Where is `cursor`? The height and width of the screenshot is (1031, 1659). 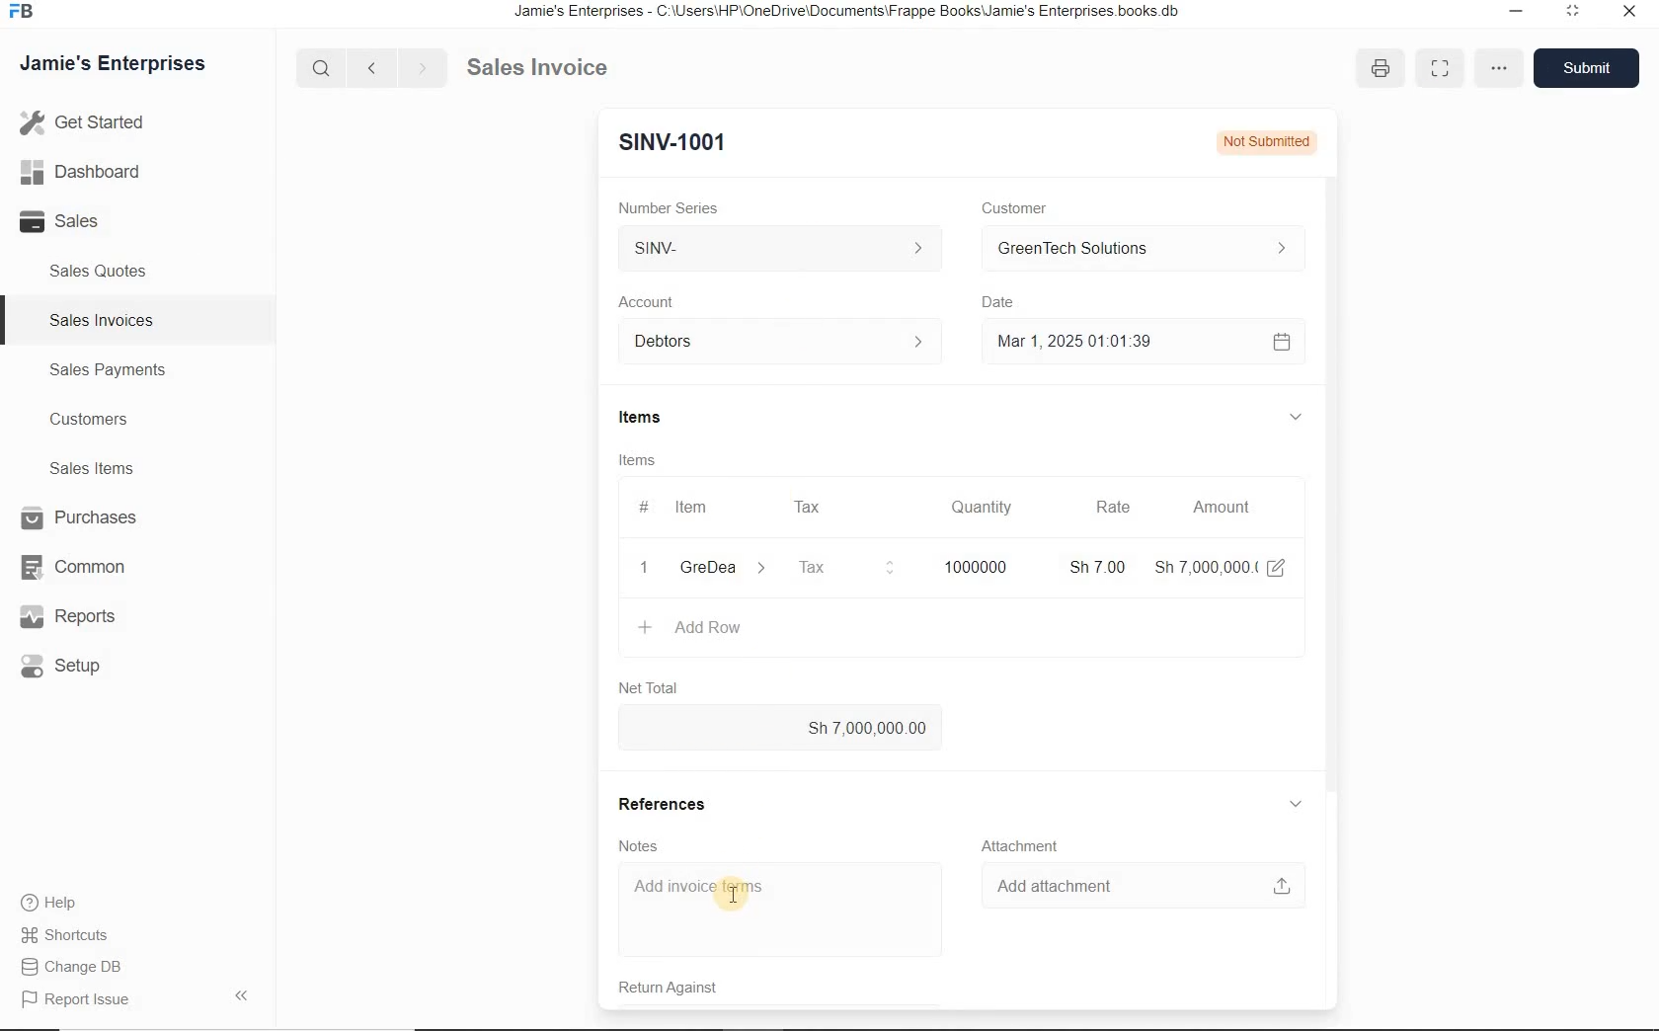 cursor is located at coordinates (734, 897).